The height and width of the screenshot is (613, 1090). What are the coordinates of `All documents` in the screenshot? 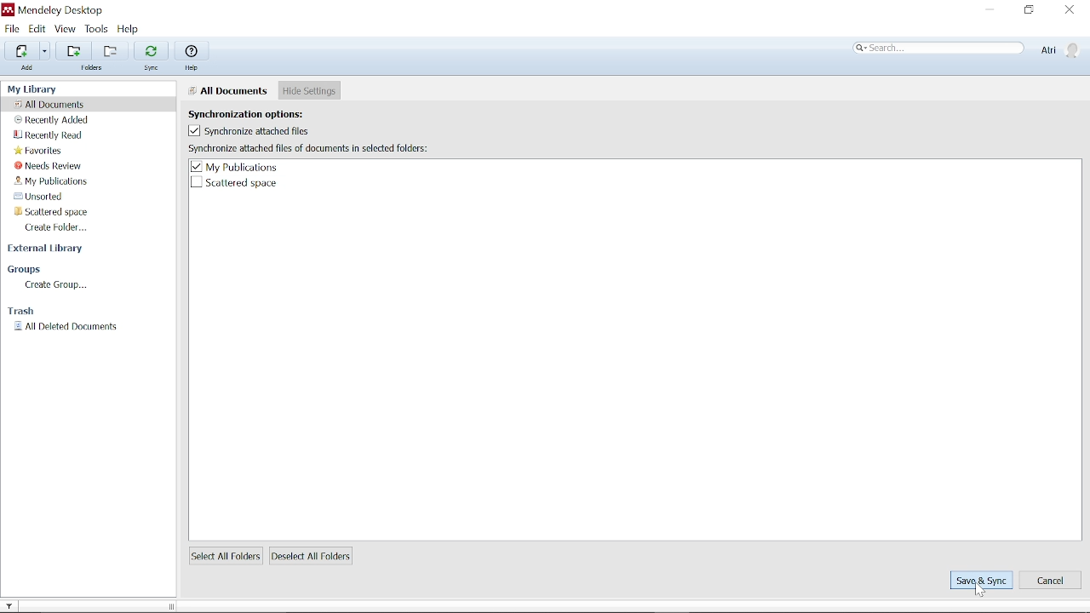 It's located at (55, 104).